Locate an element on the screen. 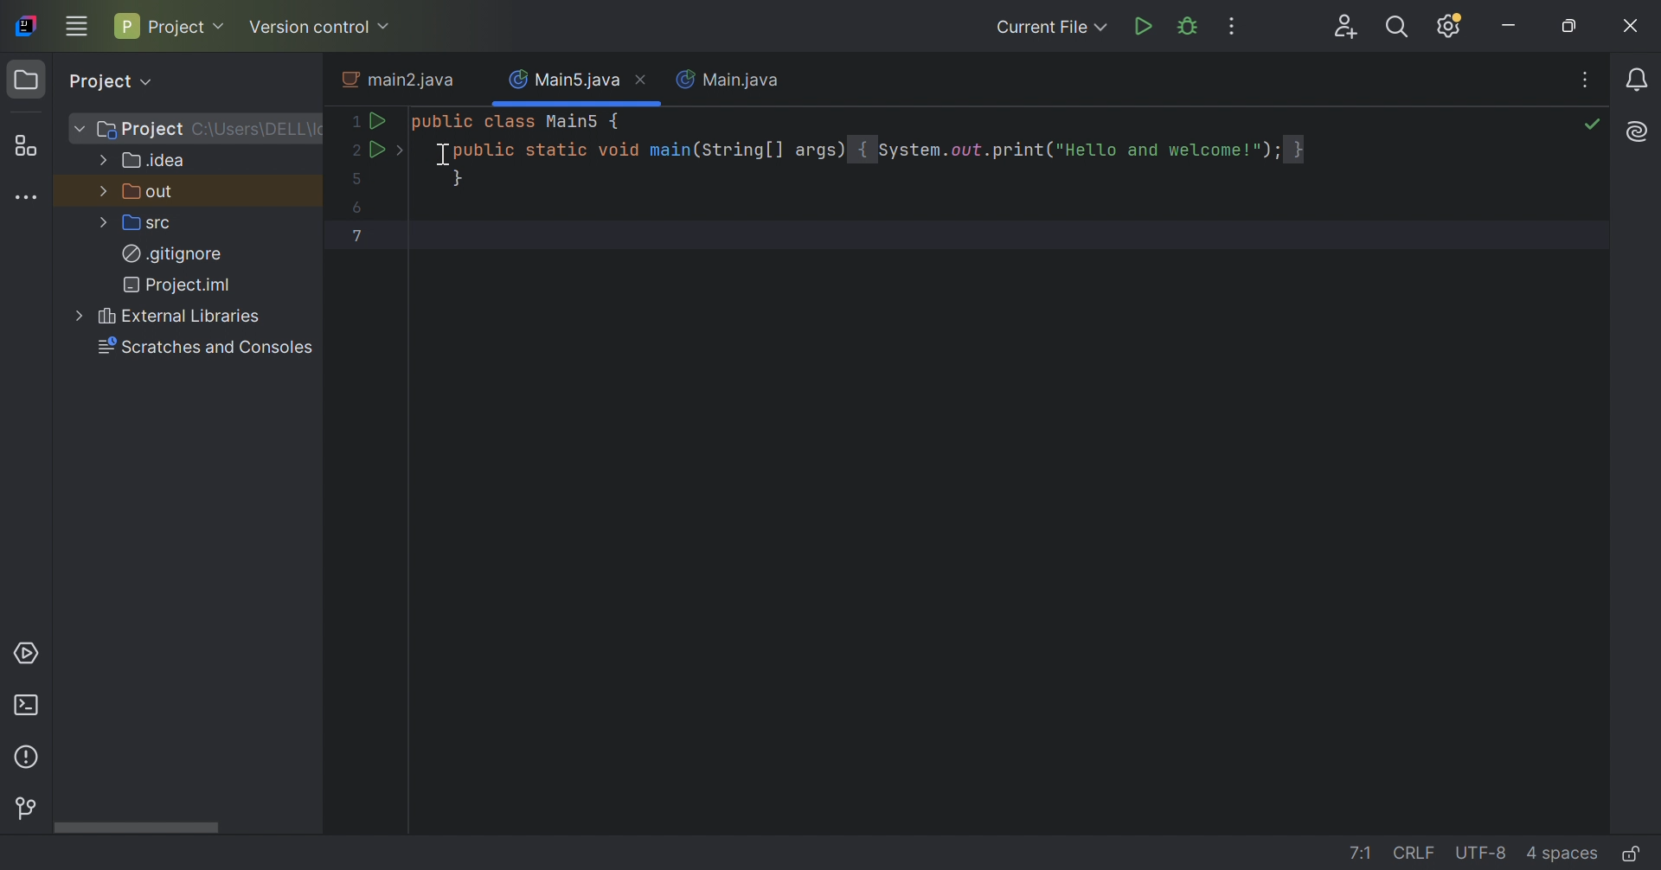 This screenshot has height=870, width=1661. Run is located at coordinates (382, 123).